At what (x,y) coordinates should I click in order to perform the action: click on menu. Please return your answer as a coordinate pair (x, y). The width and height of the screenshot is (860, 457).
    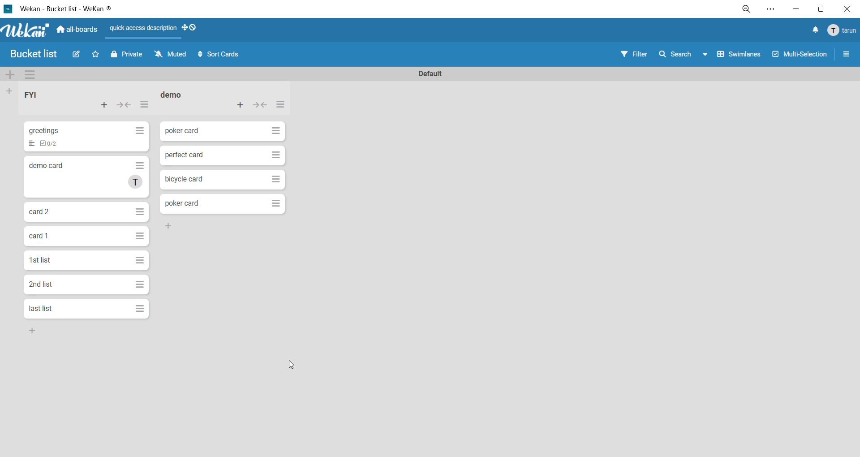
    Looking at the image, I should click on (840, 31).